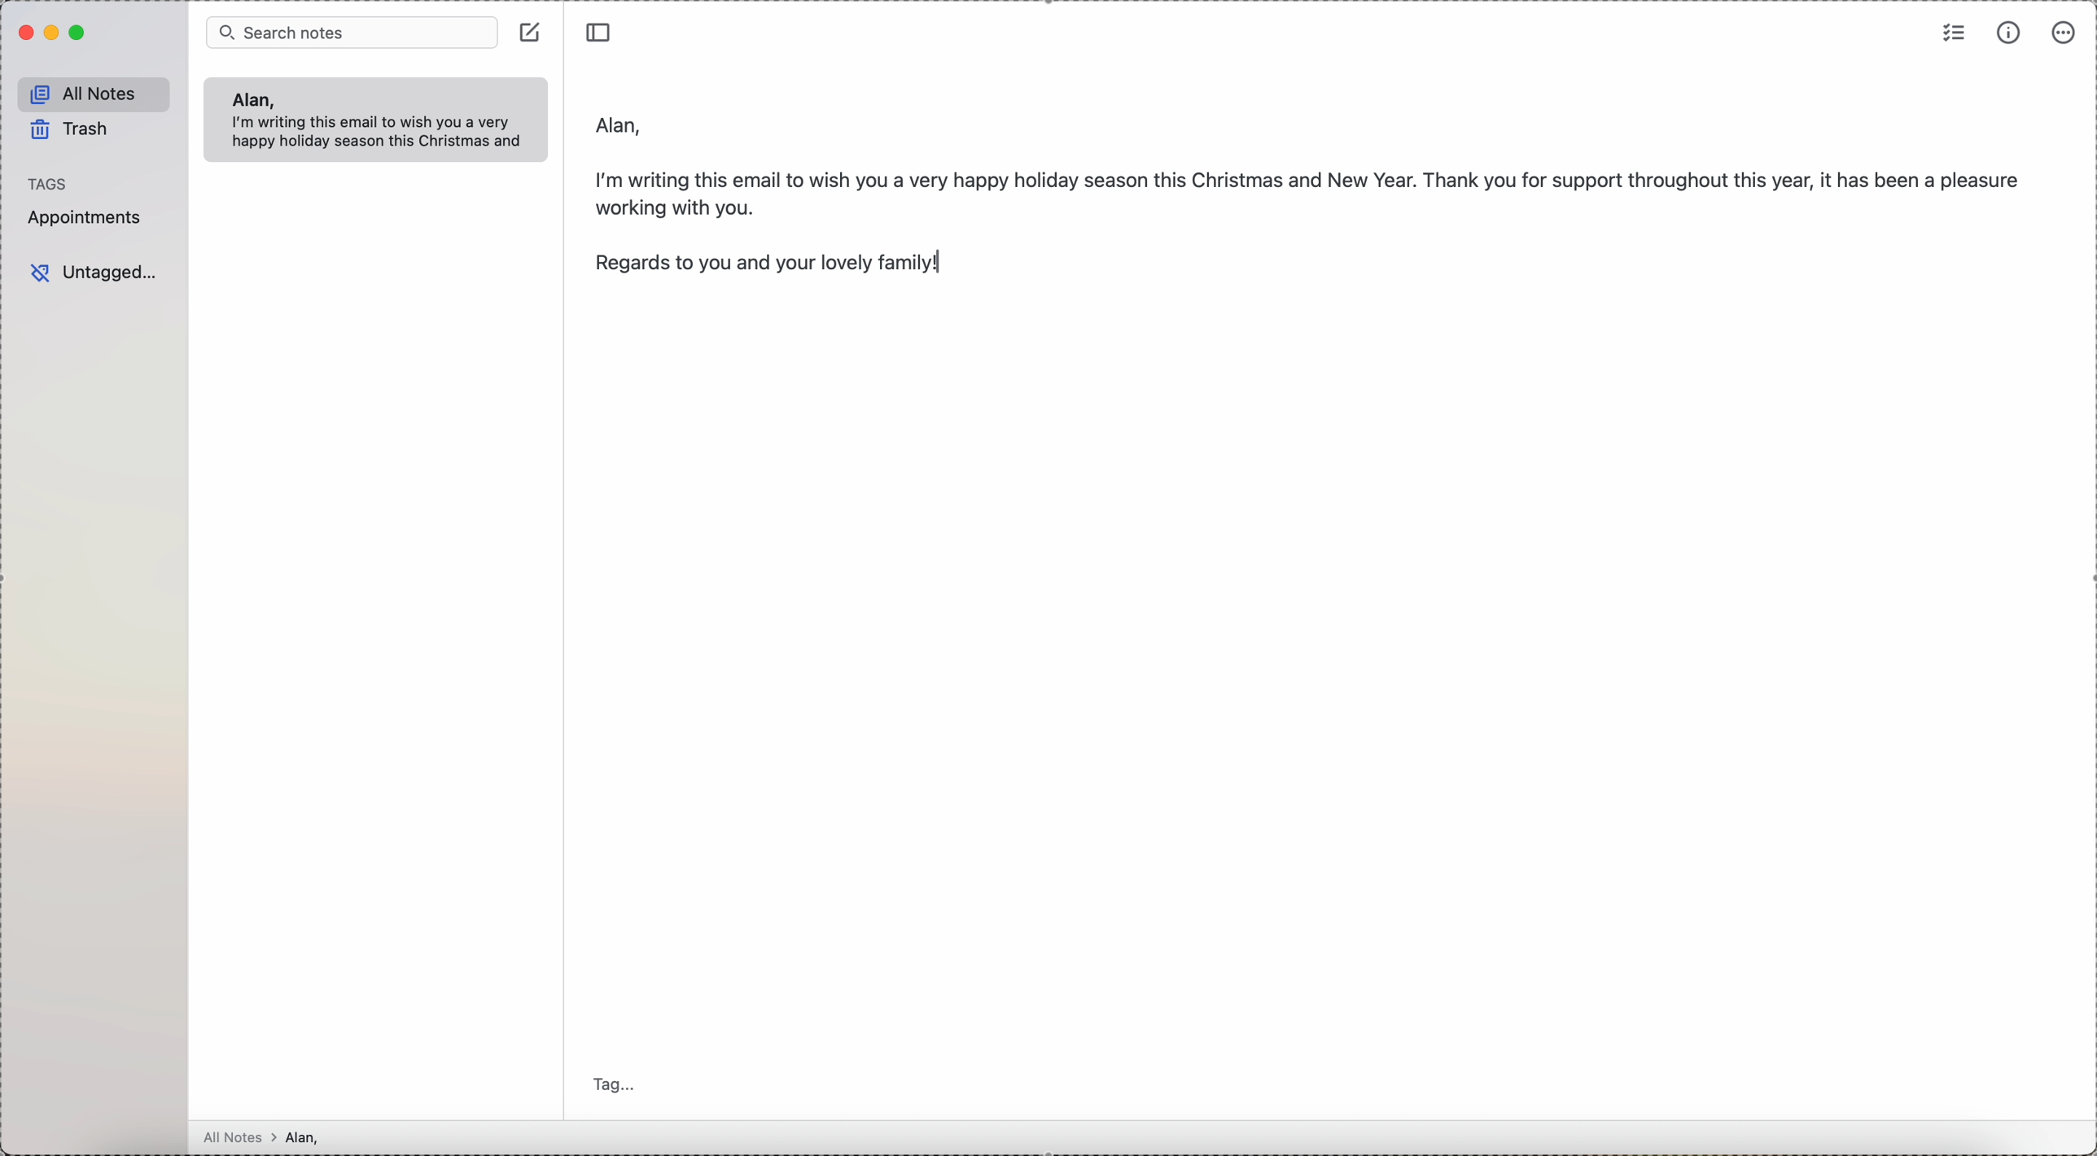 The width and height of the screenshot is (2097, 1156). What do you see at coordinates (352, 31) in the screenshot?
I see `search bar` at bounding box center [352, 31].